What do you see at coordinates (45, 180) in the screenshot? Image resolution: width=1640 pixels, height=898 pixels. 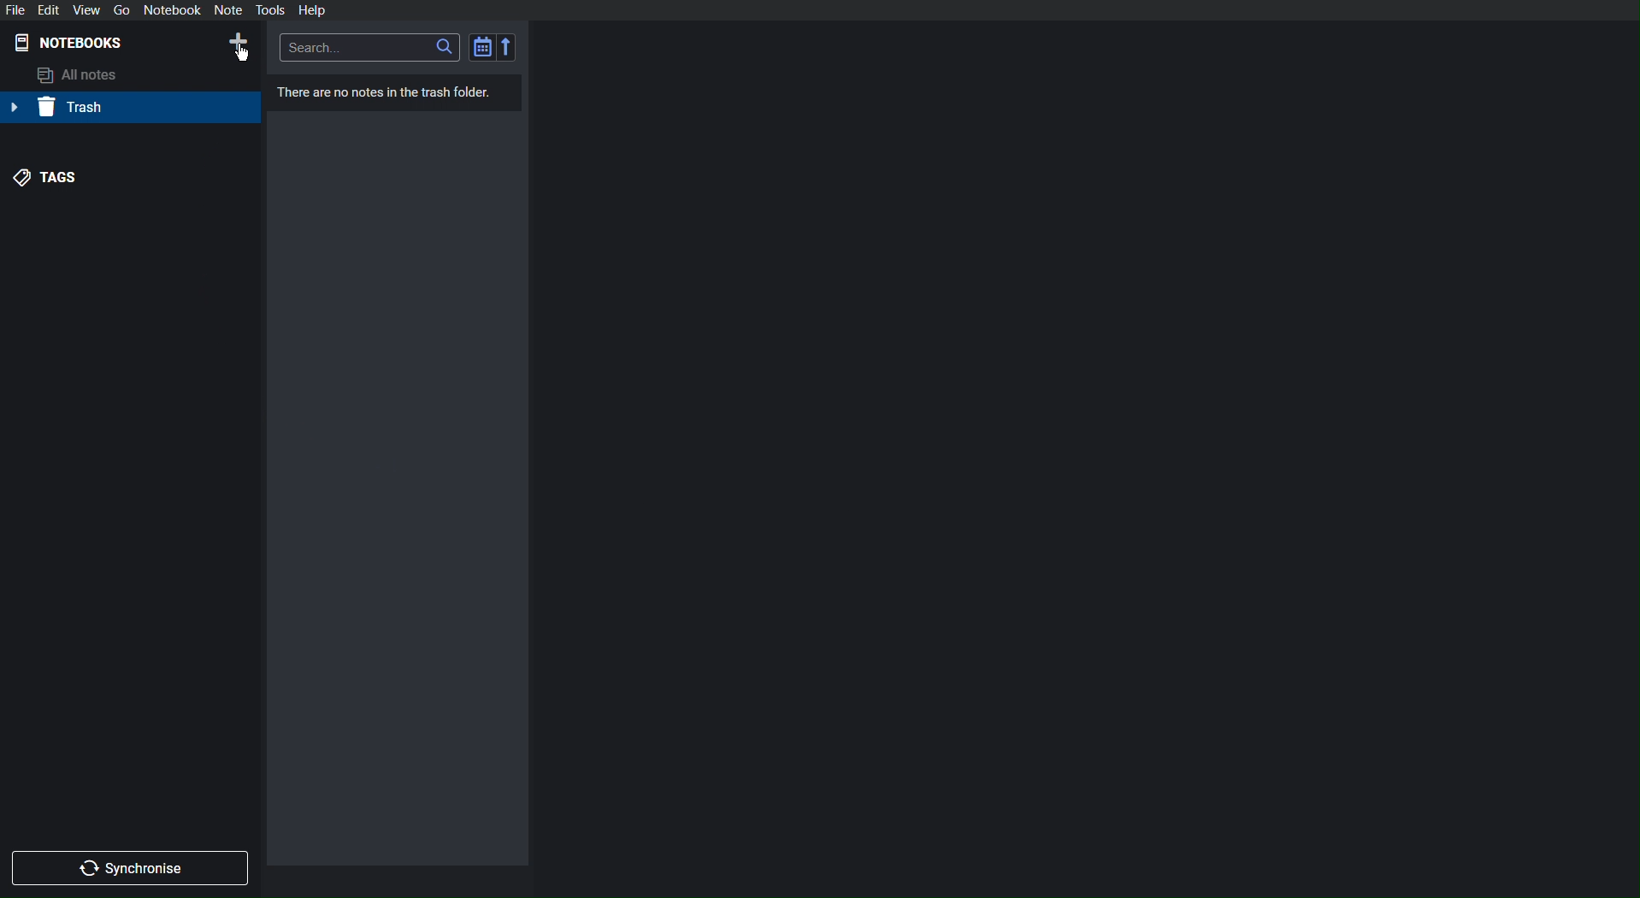 I see `Tags` at bounding box center [45, 180].